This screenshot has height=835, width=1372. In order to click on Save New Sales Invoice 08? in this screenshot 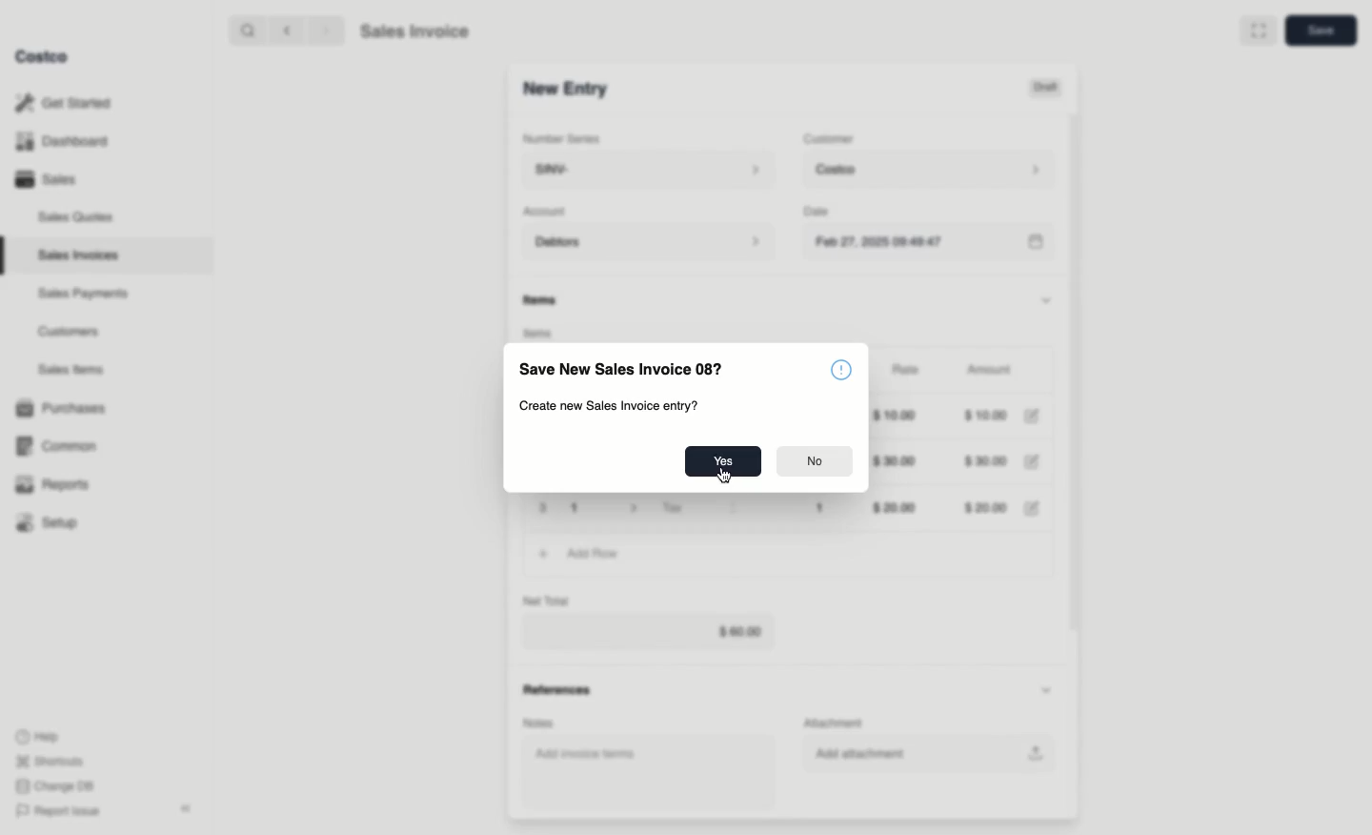, I will do `click(630, 370)`.